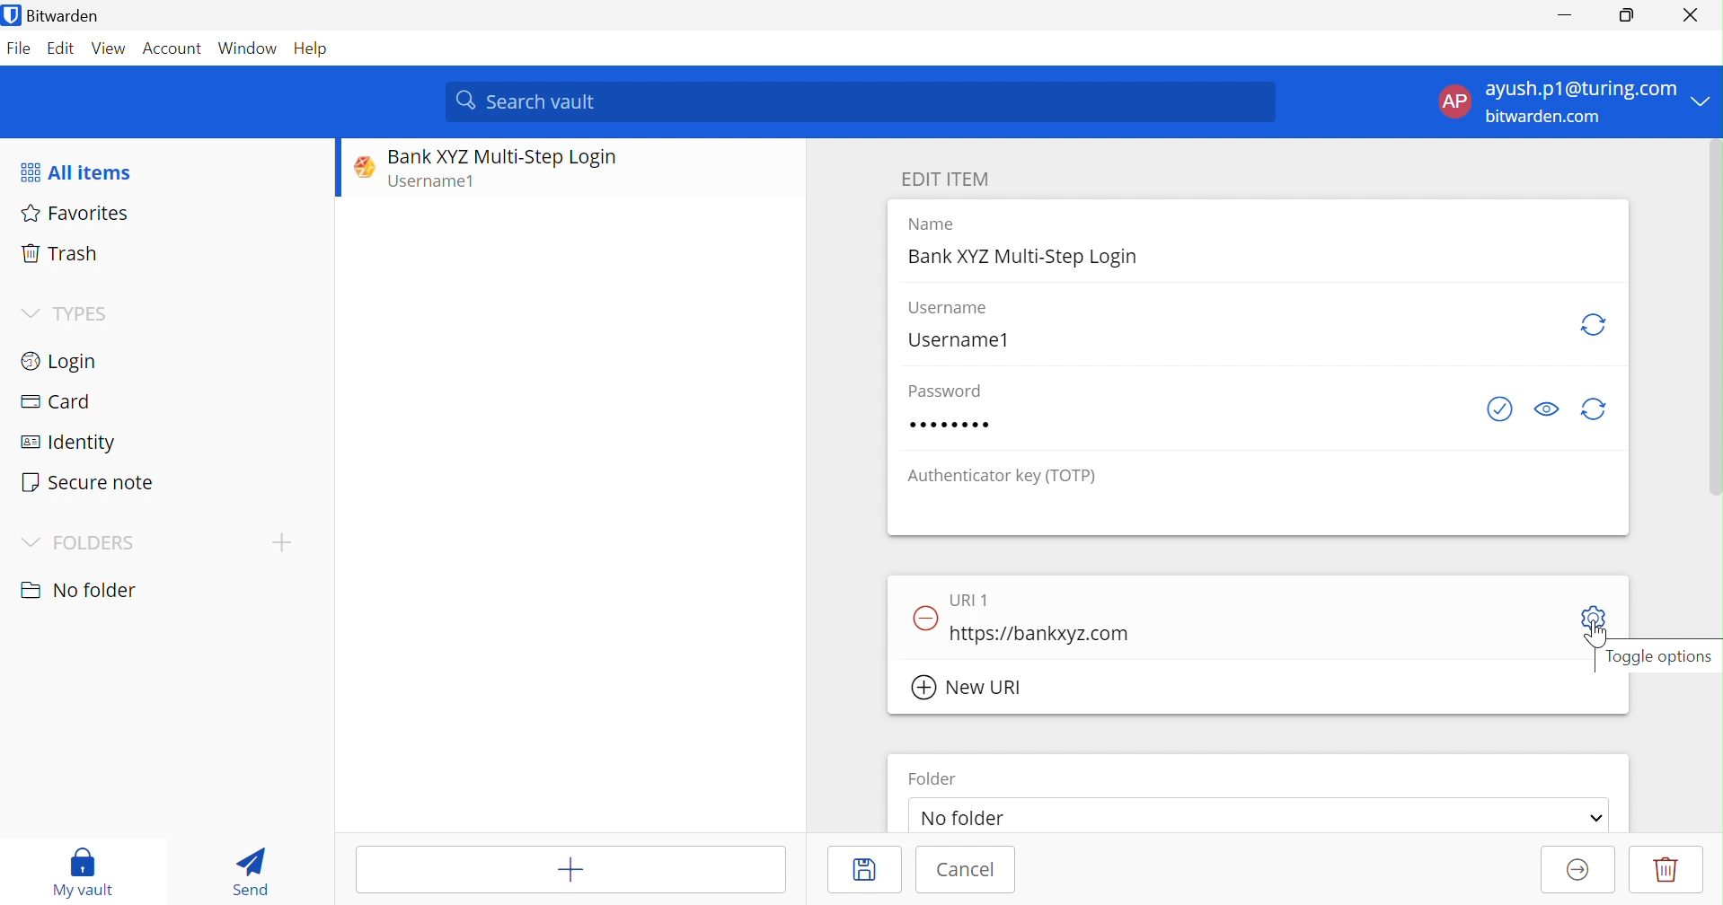 This screenshot has width=1723, height=905. What do you see at coordinates (963, 813) in the screenshot?
I see `No folder` at bounding box center [963, 813].